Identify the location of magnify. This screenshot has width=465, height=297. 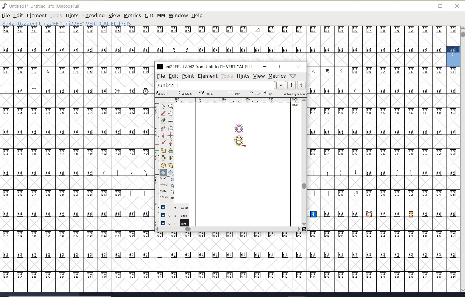
(171, 106).